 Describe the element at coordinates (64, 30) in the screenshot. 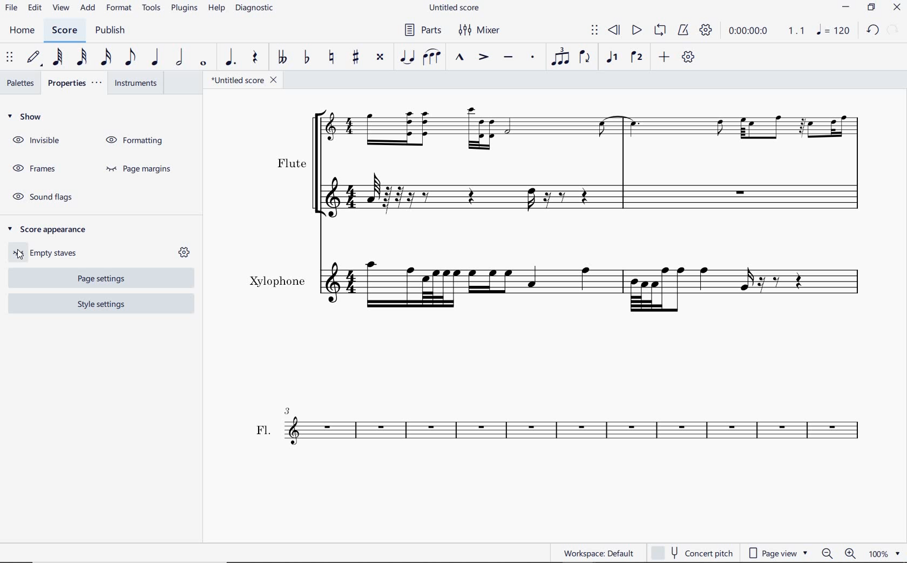

I see `SCORE` at that location.